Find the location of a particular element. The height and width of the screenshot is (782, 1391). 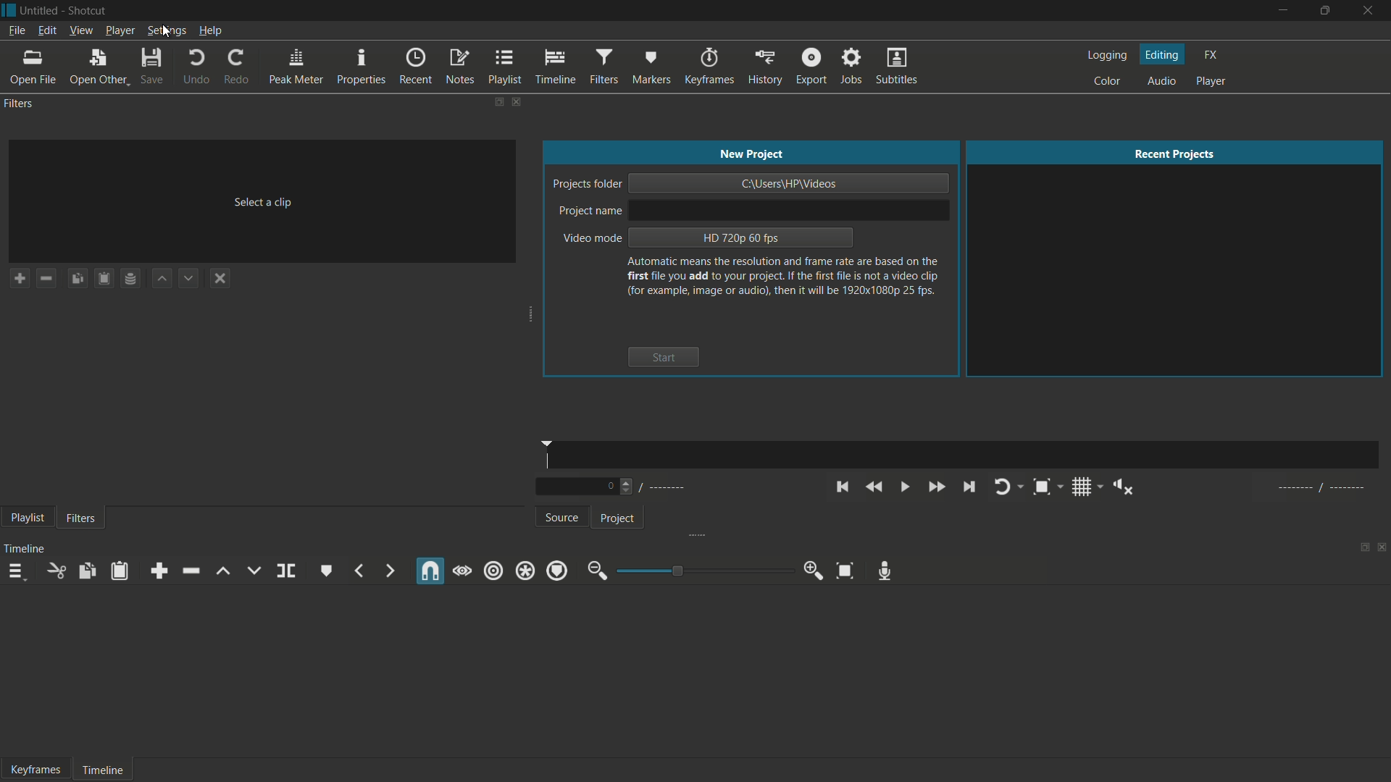

add a filter is located at coordinates (20, 278).